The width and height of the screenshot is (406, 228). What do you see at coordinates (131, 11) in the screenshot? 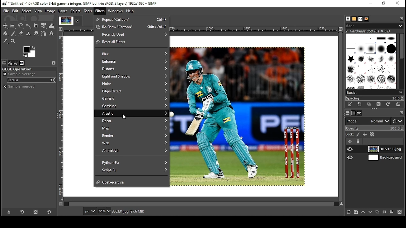
I see `help` at bounding box center [131, 11].